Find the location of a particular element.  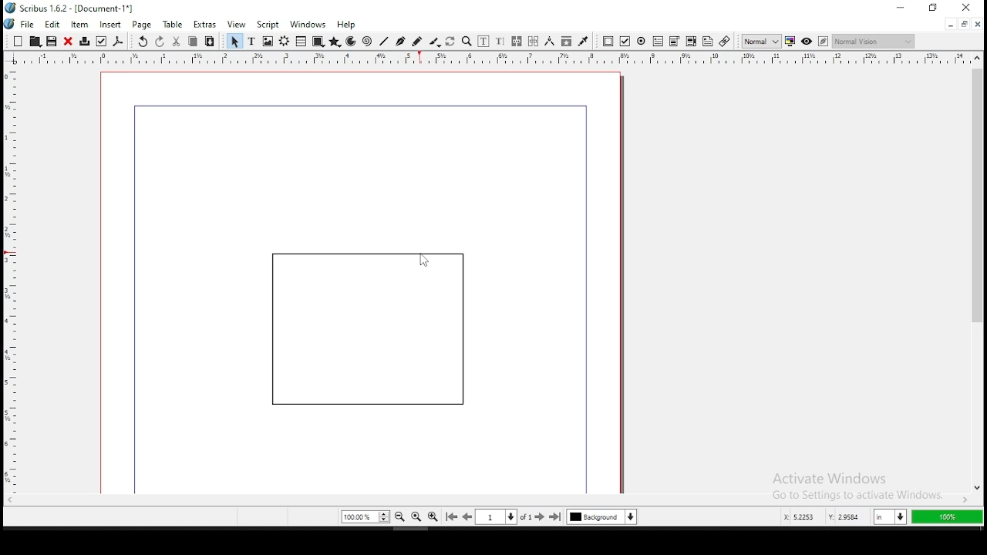

scroll bar is located at coordinates (976, 273).